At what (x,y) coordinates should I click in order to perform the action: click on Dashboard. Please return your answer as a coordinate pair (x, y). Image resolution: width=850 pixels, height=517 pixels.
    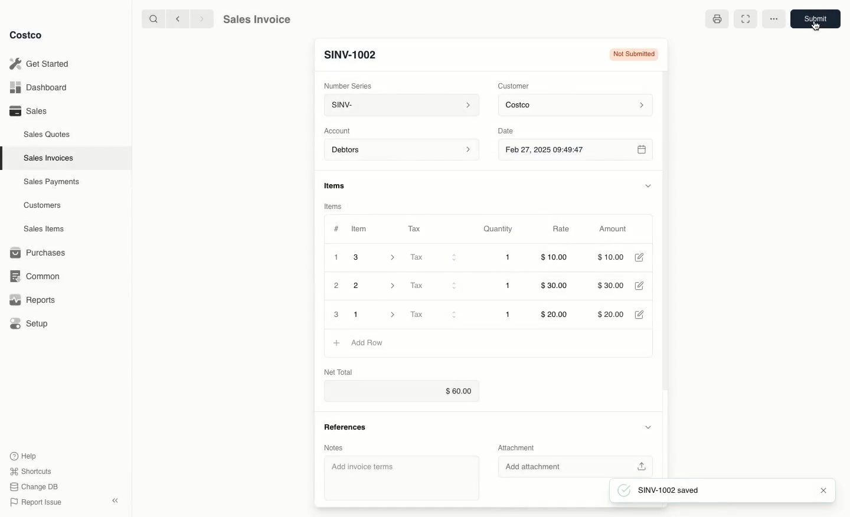
    Looking at the image, I should click on (41, 88).